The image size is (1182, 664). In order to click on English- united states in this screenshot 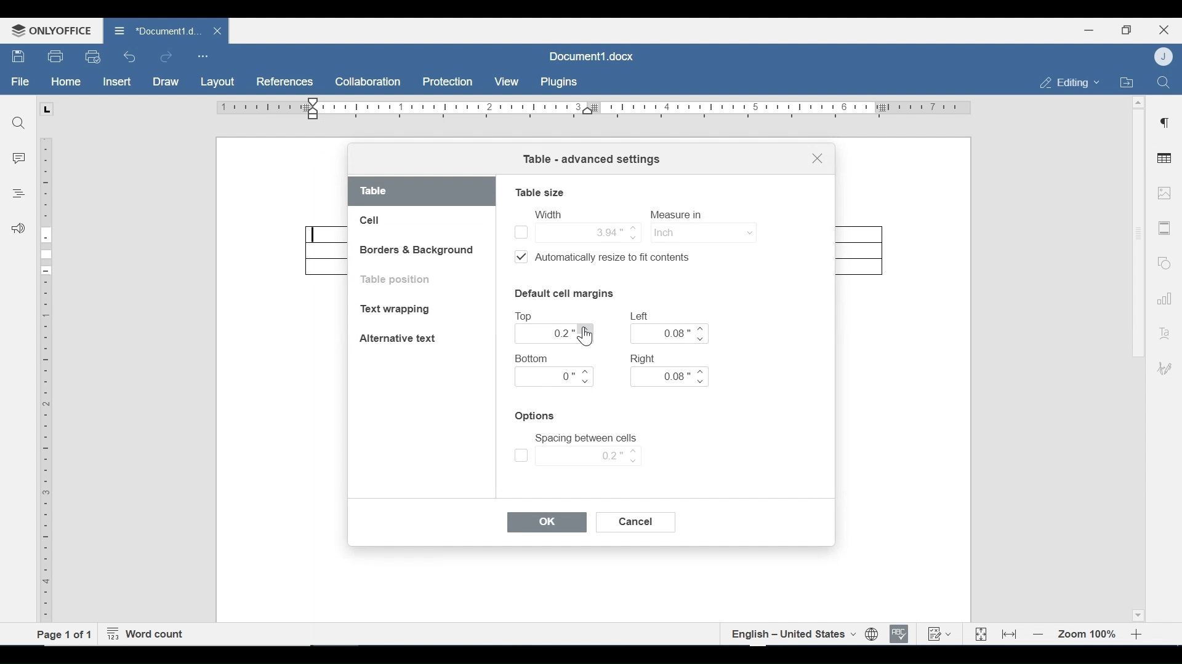, I will do `click(792, 634)`.